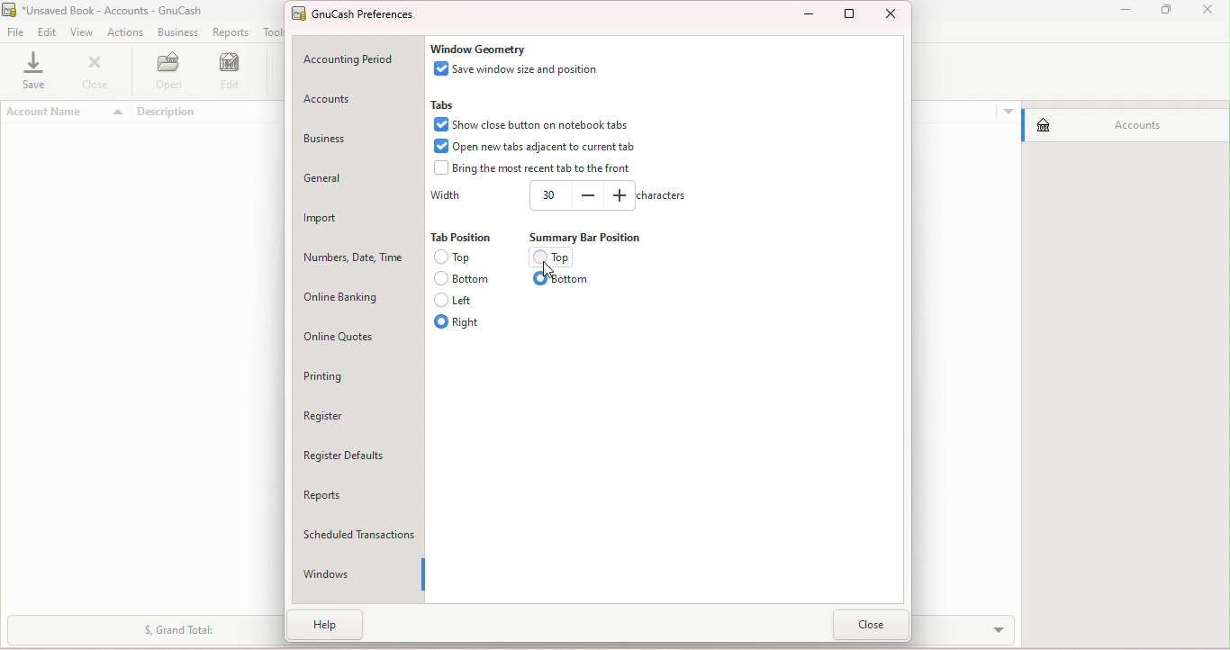  What do you see at coordinates (331, 629) in the screenshot?
I see `Help` at bounding box center [331, 629].